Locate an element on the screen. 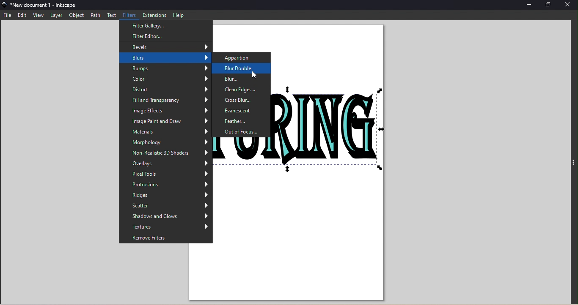  Layer is located at coordinates (56, 15).